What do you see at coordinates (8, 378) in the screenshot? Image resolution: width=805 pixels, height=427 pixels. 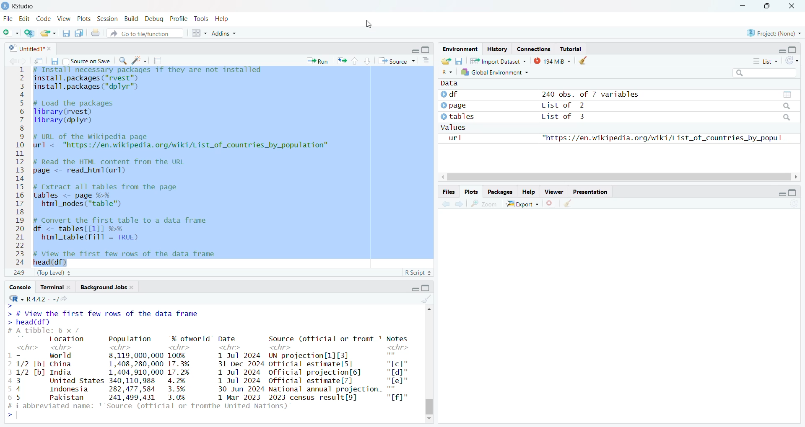 I see `line numbering` at bounding box center [8, 378].